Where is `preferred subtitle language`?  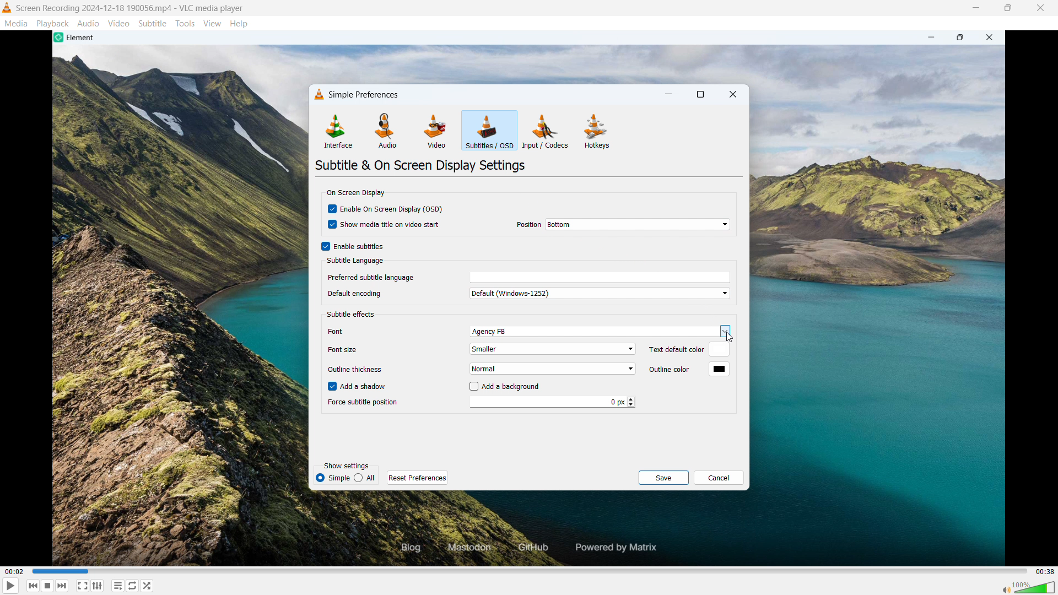
preferred subtitle language is located at coordinates (373, 277).